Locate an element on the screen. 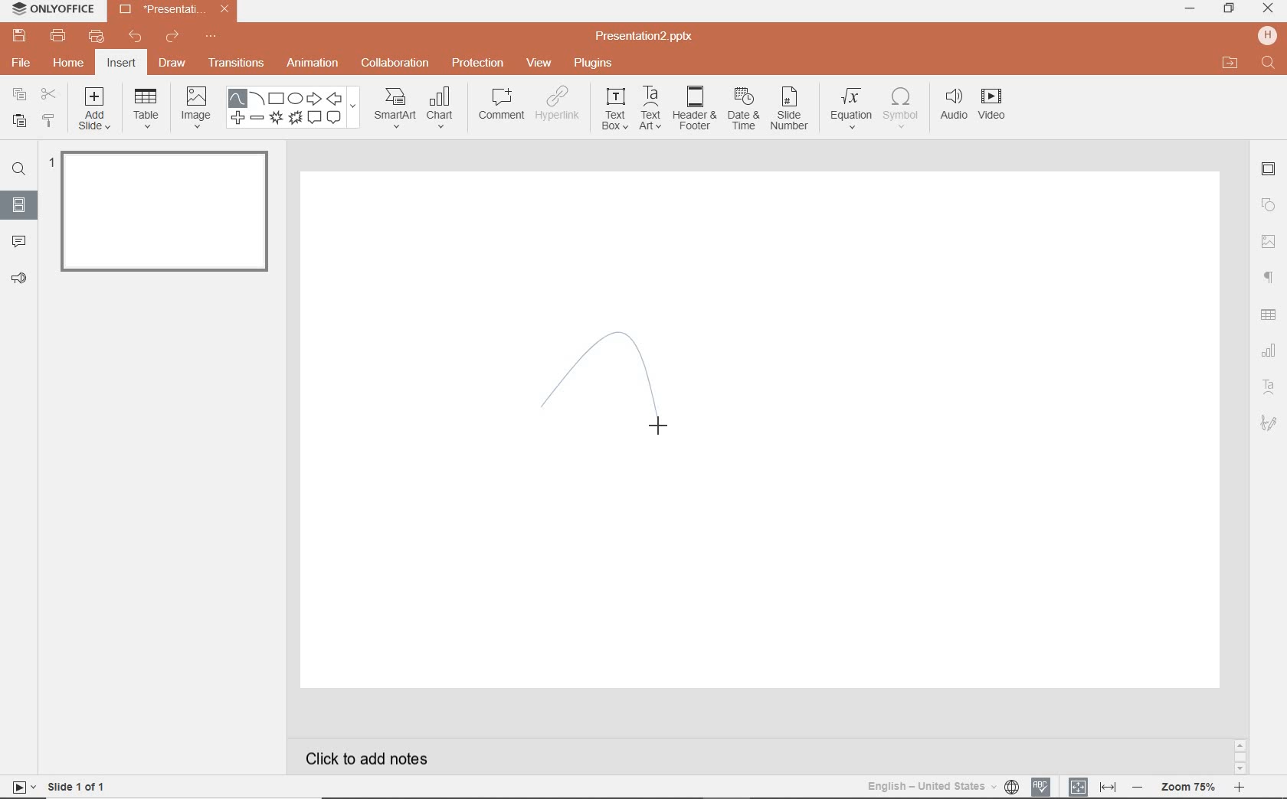 The image size is (1287, 799). HP is located at coordinates (1266, 34).